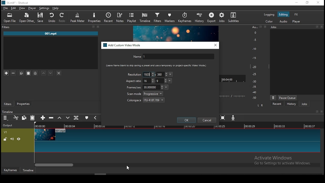 The width and height of the screenshot is (325, 183). Describe the element at coordinates (5, 132) in the screenshot. I see `V1` at that location.